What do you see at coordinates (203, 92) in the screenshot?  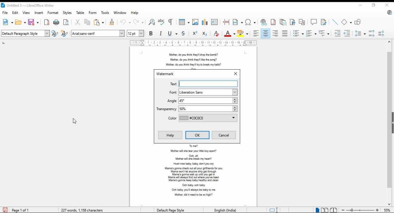 I see `font` at bounding box center [203, 92].